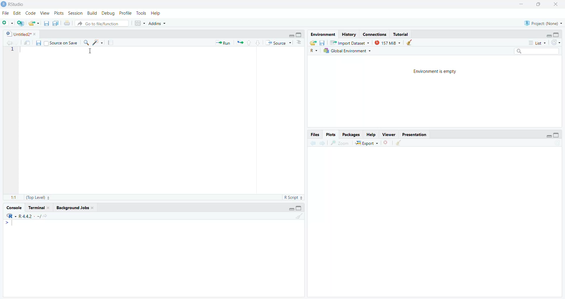  What do you see at coordinates (549, 136) in the screenshot?
I see `minimize` at bounding box center [549, 136].